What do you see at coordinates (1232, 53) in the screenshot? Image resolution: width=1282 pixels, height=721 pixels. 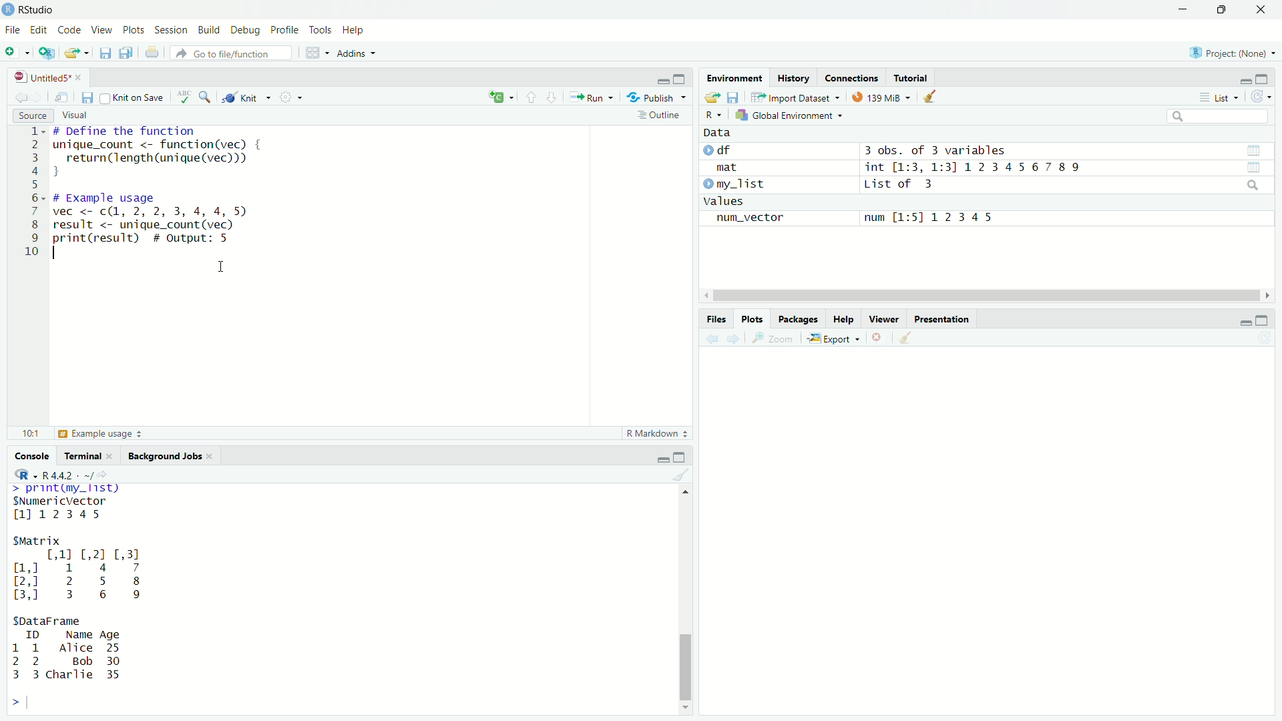 I see `Project(None)` at bounding box center [1232, 53].